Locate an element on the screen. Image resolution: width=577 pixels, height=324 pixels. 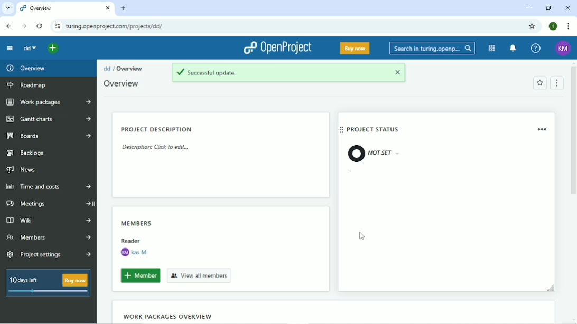
Work packages is located at coordinates (49, 102).